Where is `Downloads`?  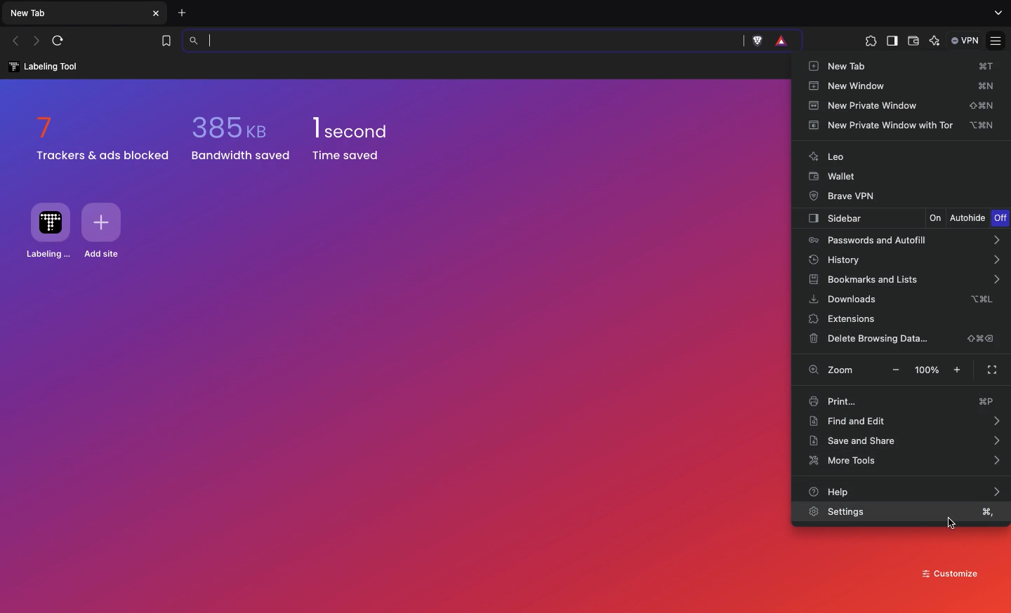 Downloads is located at coordinates (900, 300).